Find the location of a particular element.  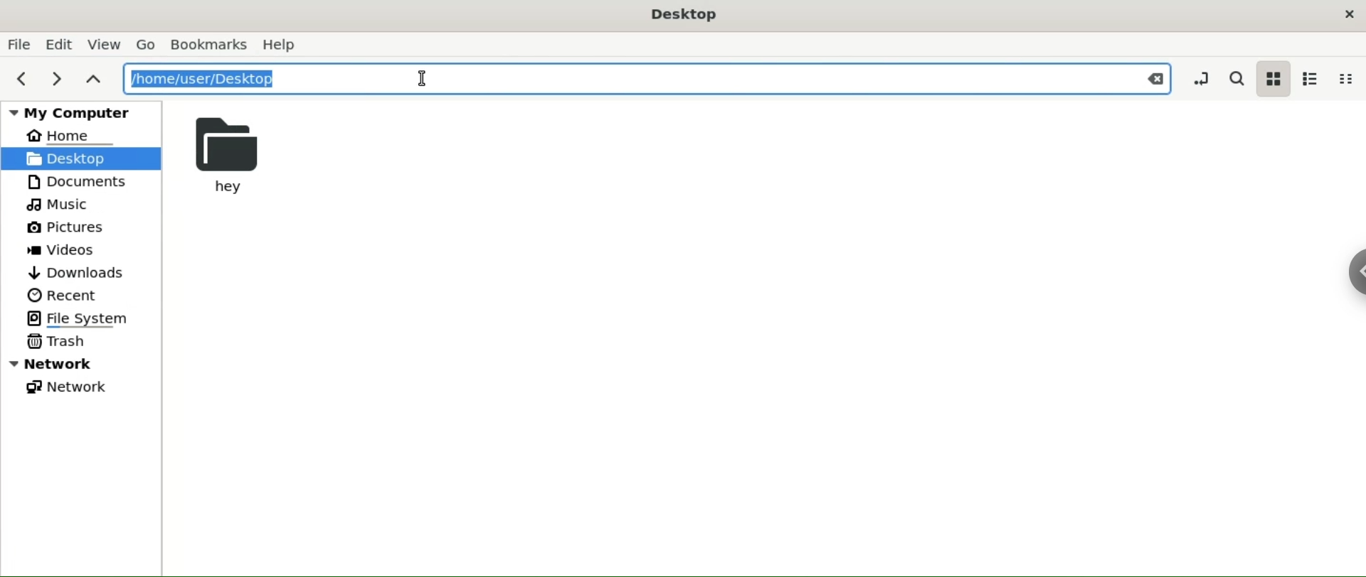

trash is located at coordinates (57, 343).